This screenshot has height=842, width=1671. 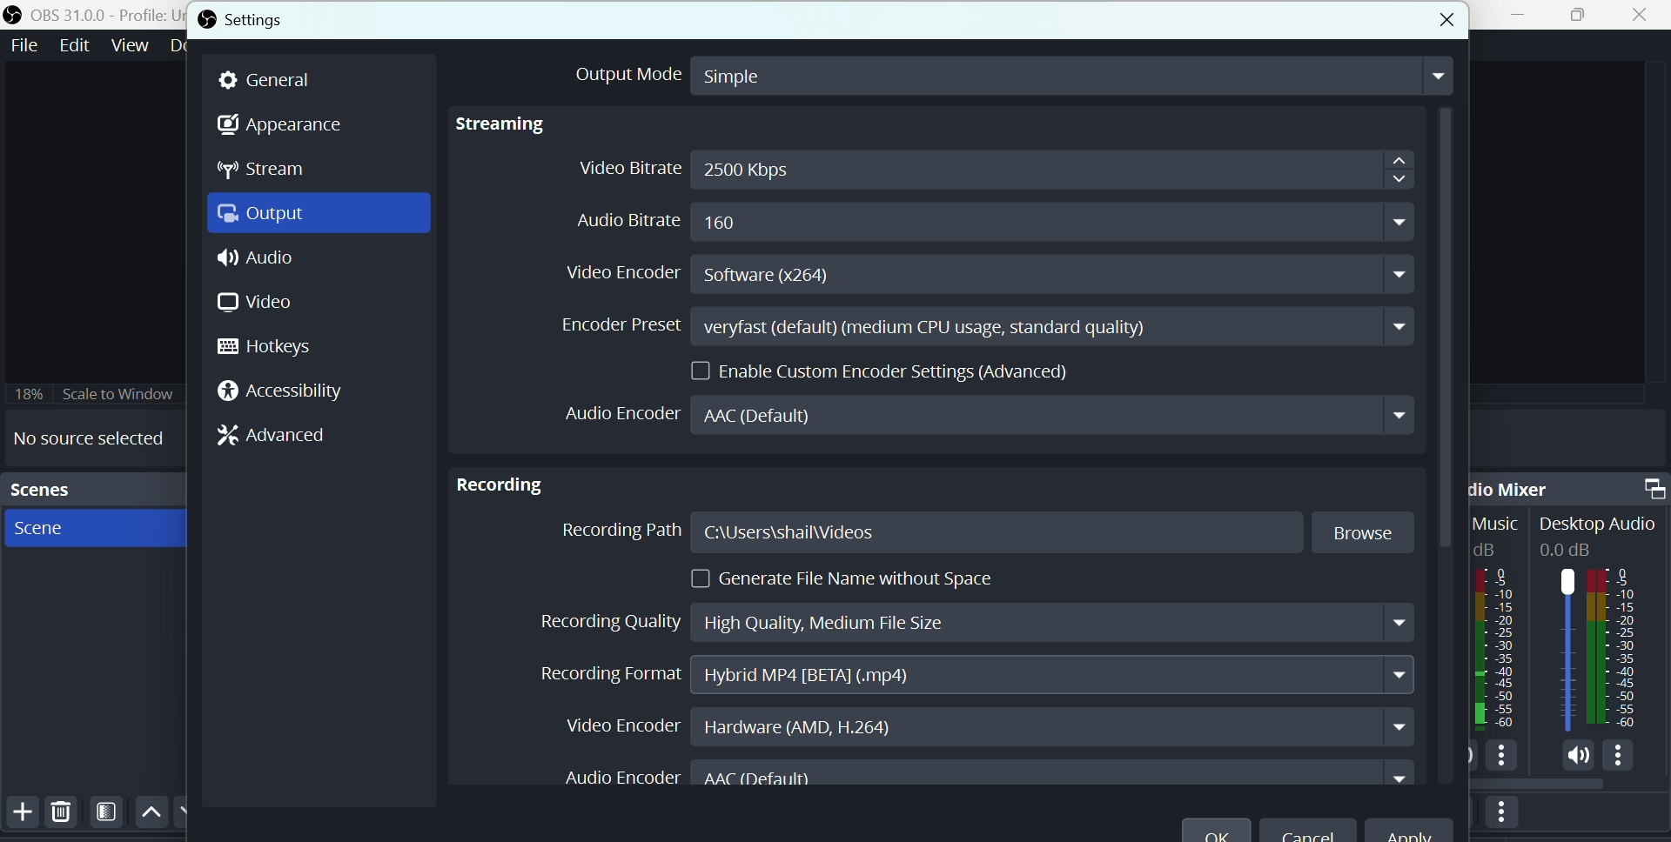 What do you see at coordinates (258, 257) in the screenshot?
I see `Audio` at bounding box center [258, 257].